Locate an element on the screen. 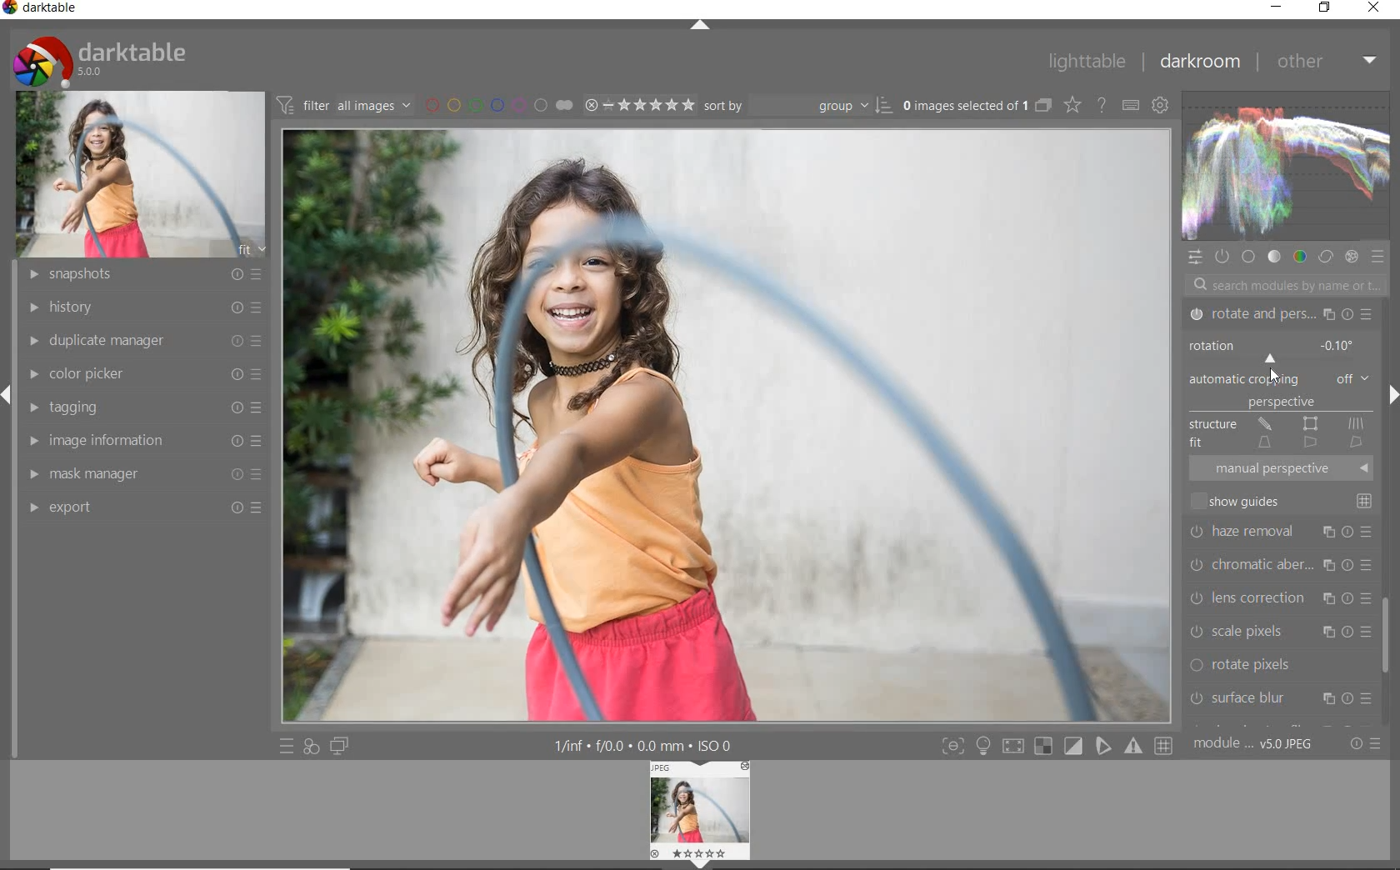  STRUCTURE is located at coordinates (1277, 424).